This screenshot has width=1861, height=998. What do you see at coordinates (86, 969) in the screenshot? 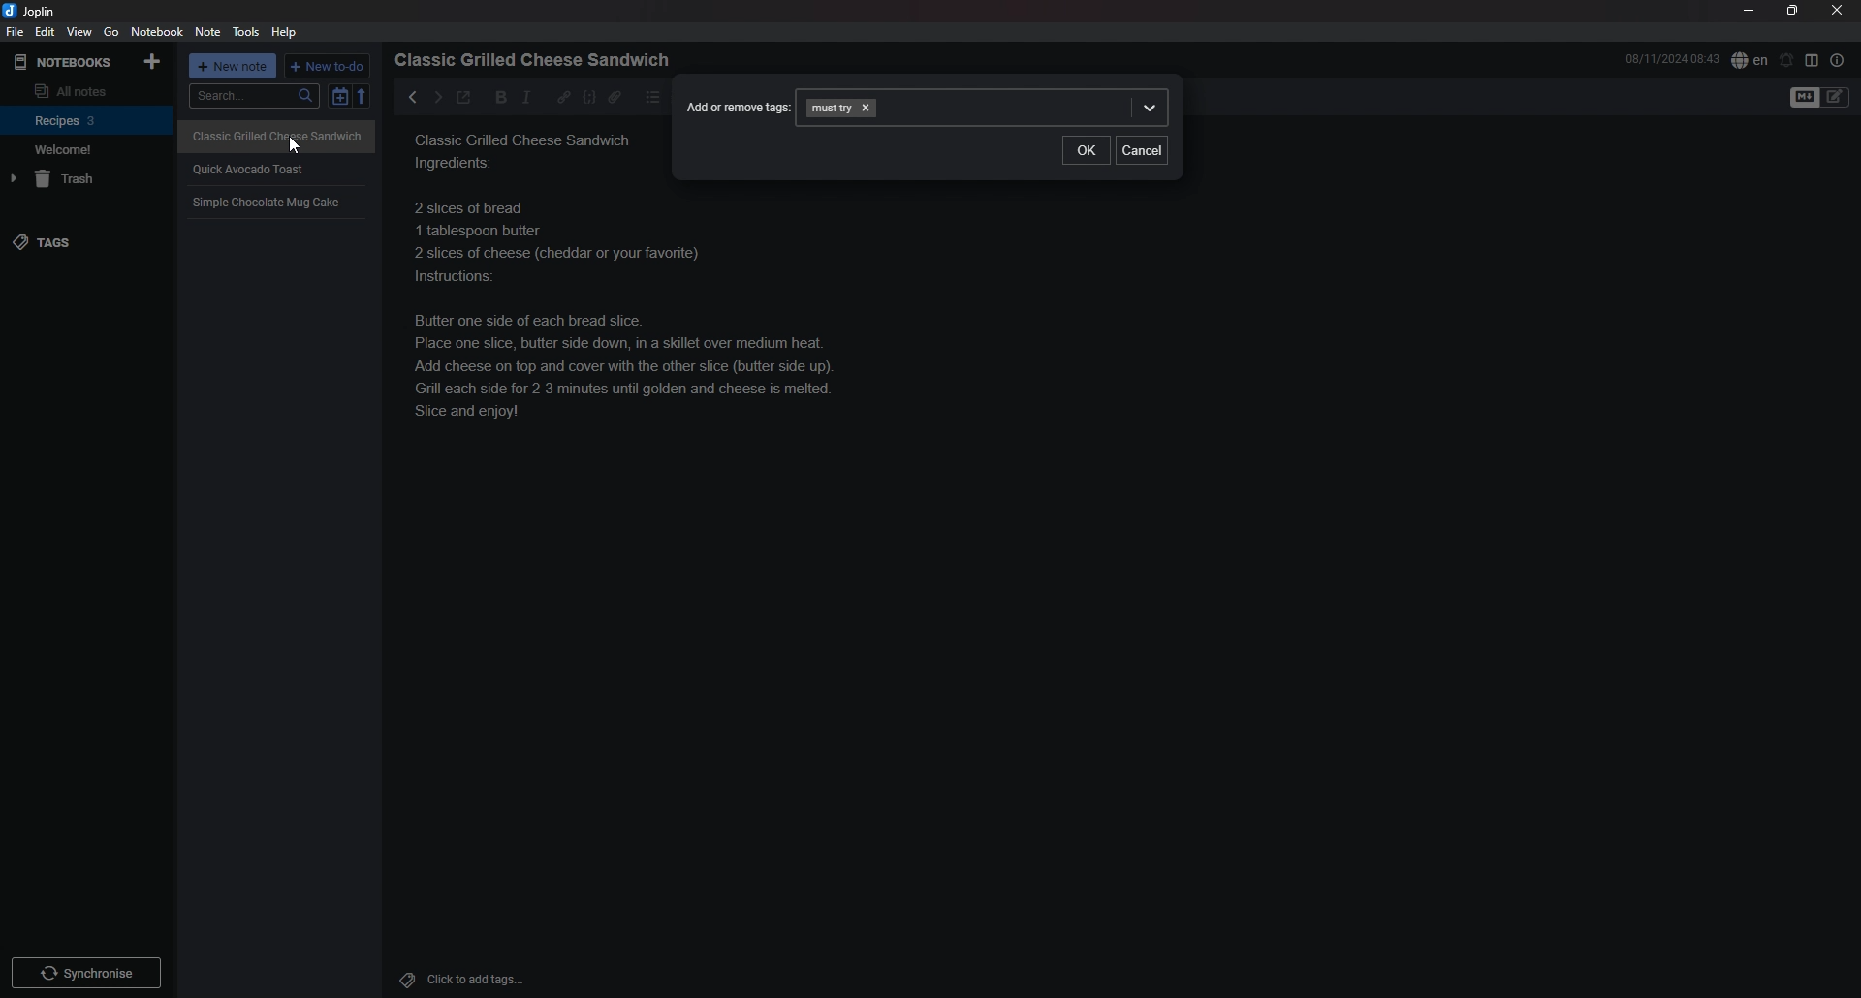
I see `` at bounding box center [86, 969].